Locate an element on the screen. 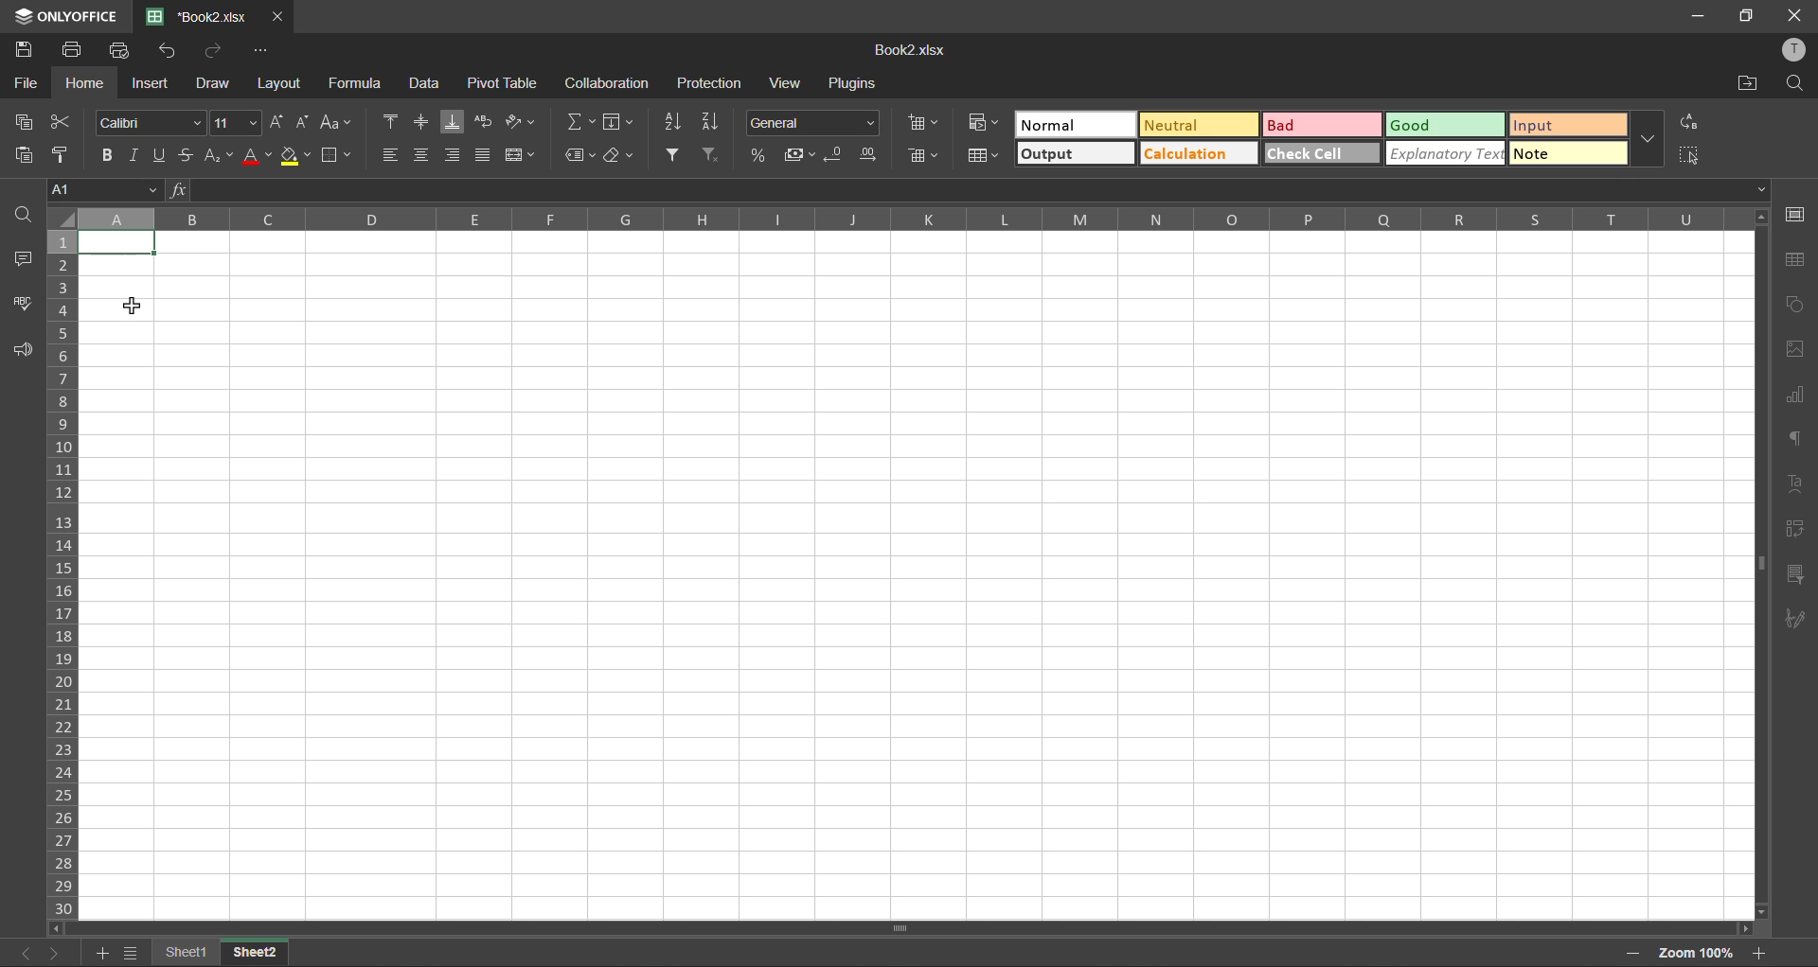 This screenshot has width=1818, height=967. book2.xlsx is located at coordinates (195, 16).